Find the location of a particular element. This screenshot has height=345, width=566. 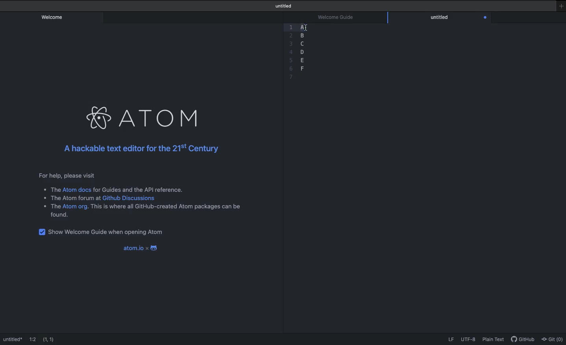

Welcome guide is located at coordinates (336, 18).